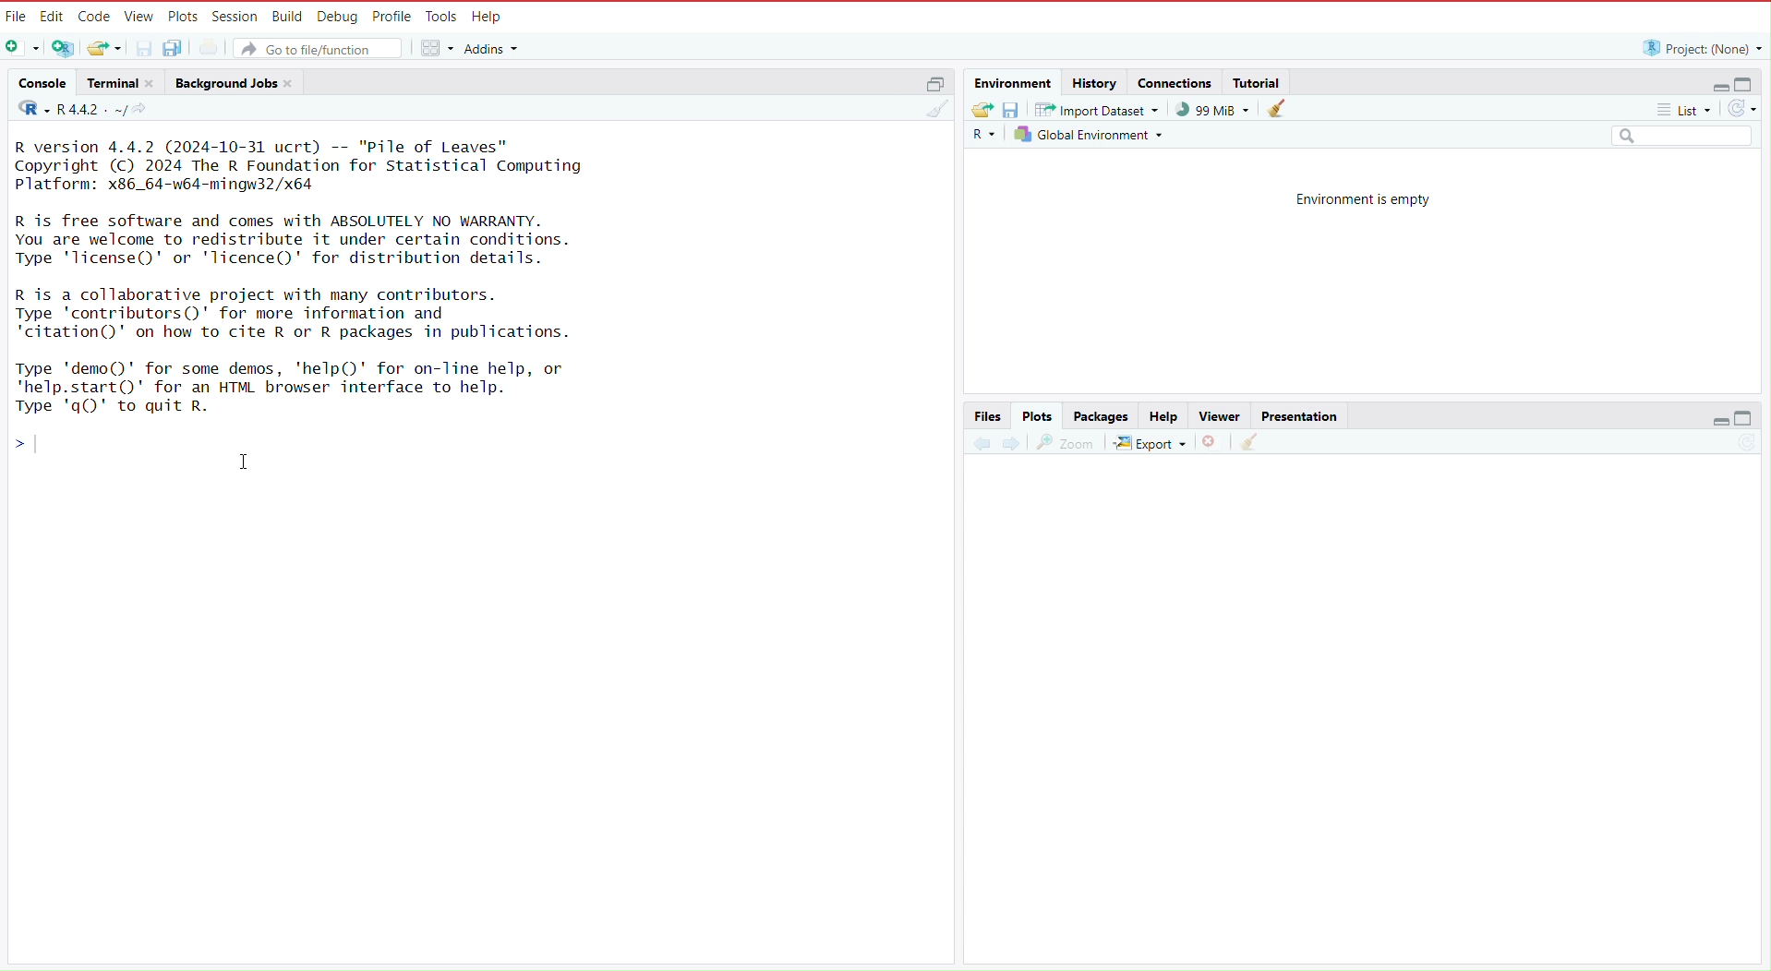 The height and width of the screenshot is (971, 1771). Describe the element at coordinates (1091, 138) in the screenshot. I see `global environment` at that location.